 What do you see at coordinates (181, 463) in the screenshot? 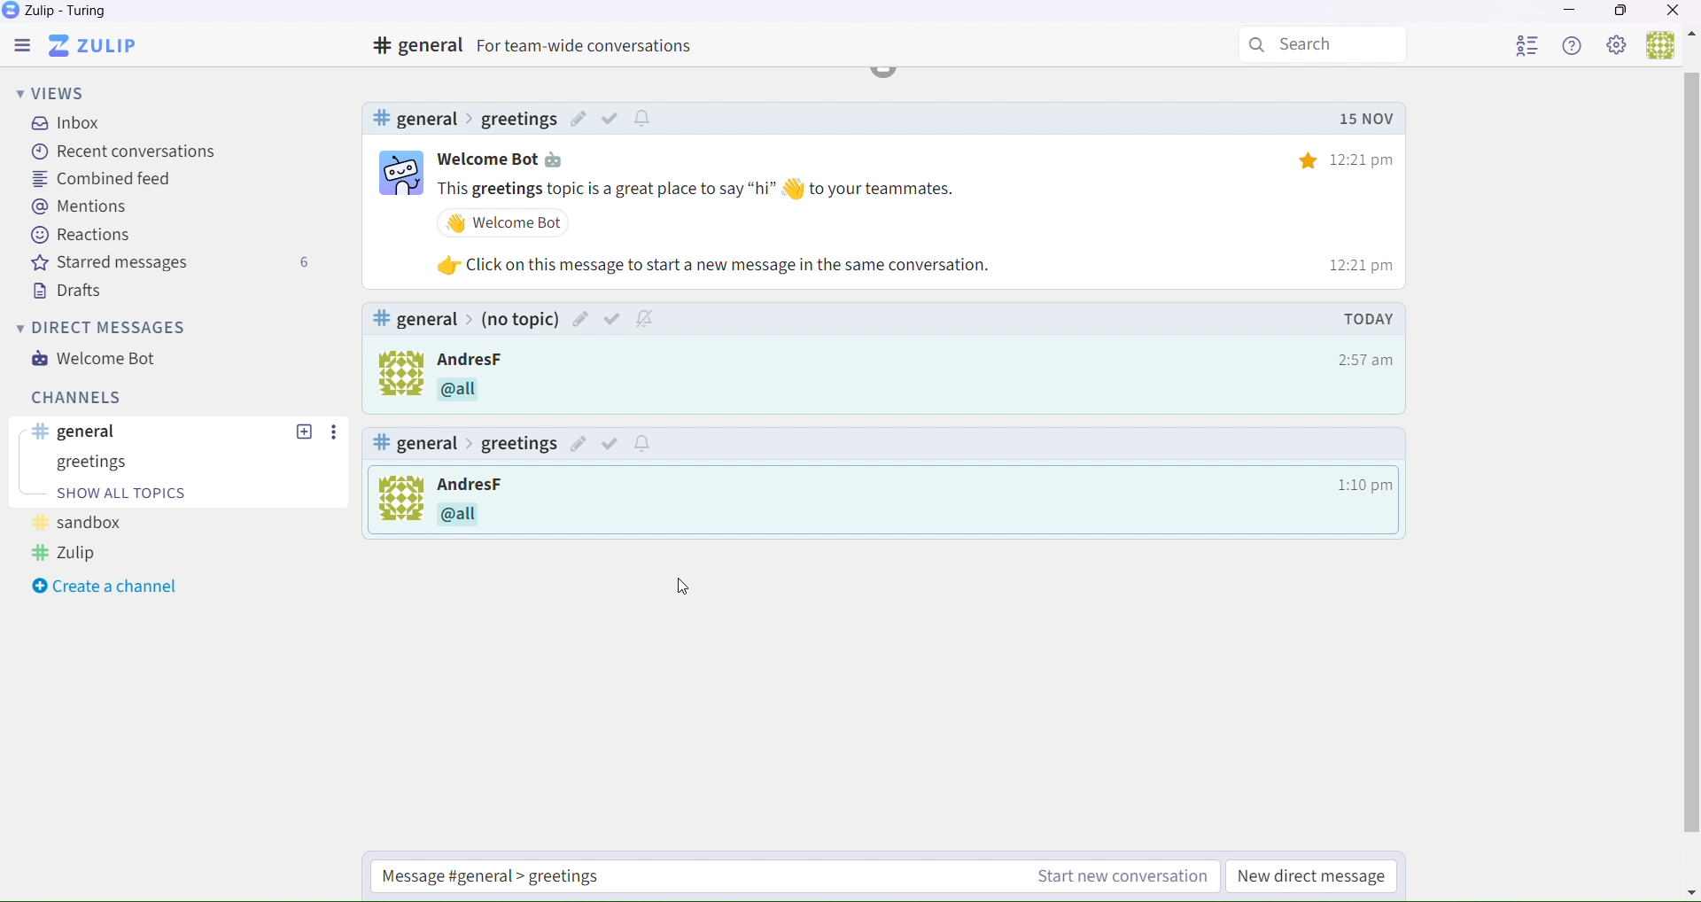
I see `Sanbox` at bounding box center [181, 463].